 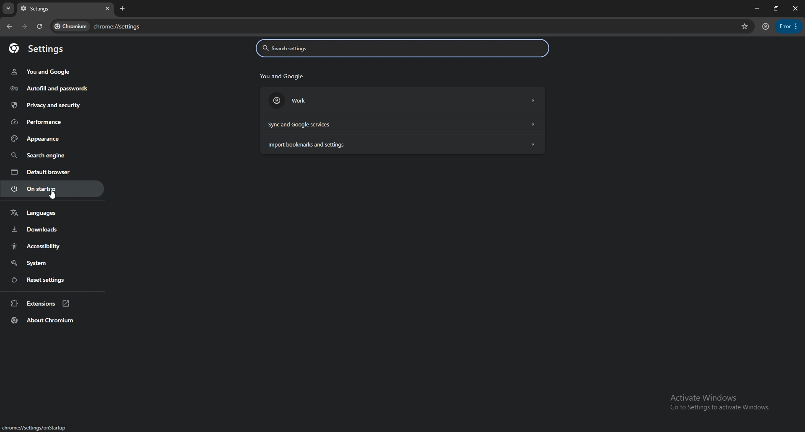 I want to click on system, so click(x=52, y=263).